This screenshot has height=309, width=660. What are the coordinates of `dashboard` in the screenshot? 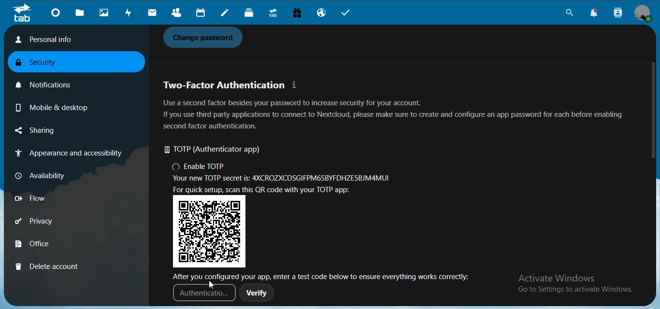 It's located at (57, 14).